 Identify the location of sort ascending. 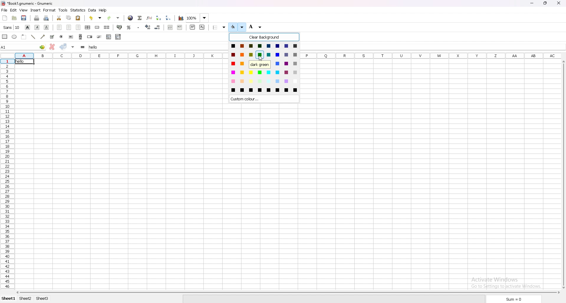
(159, 18).